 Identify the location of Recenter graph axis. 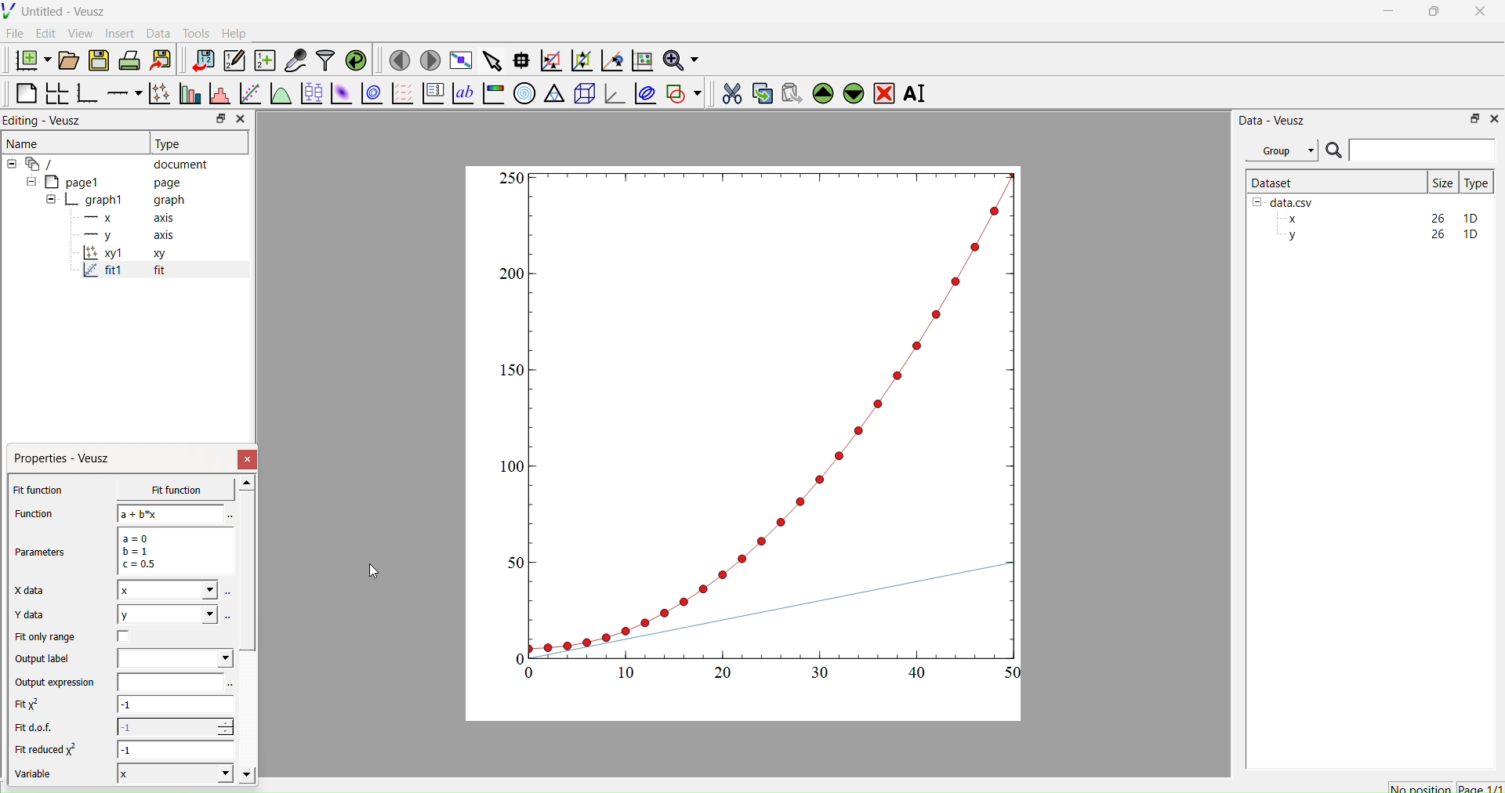
(611, 60).